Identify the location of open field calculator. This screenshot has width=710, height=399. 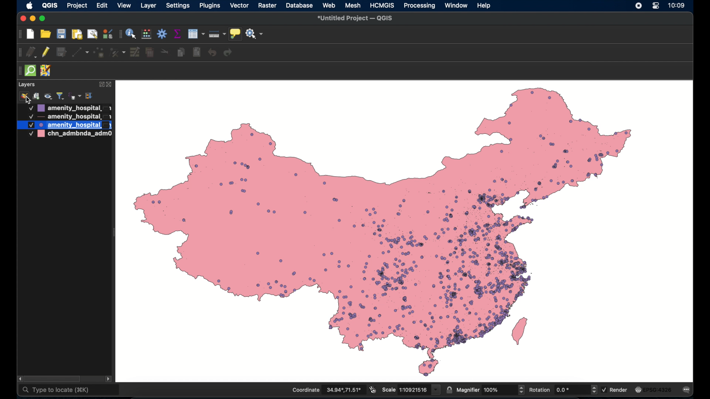
(146, 34).